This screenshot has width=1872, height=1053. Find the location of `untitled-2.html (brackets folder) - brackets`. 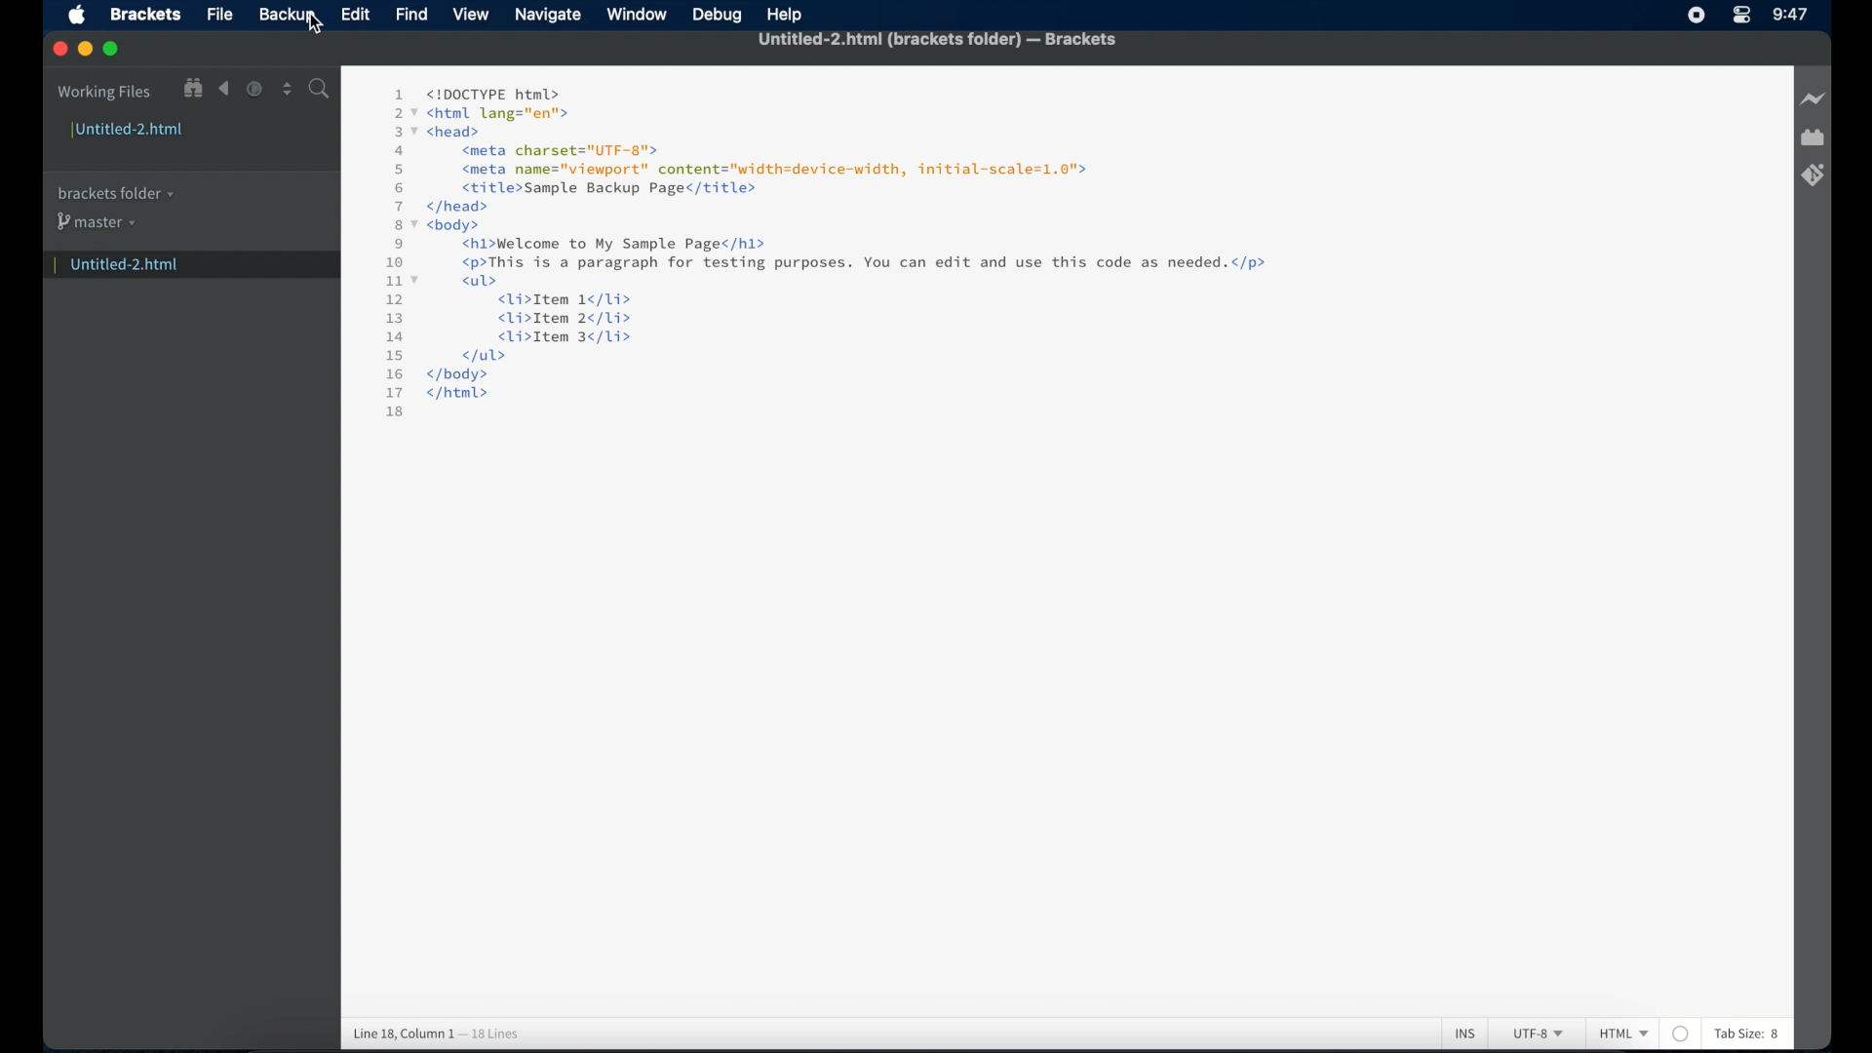

untitled-2.html (brackets folder) - brackets is located at coordinates (937, 40).